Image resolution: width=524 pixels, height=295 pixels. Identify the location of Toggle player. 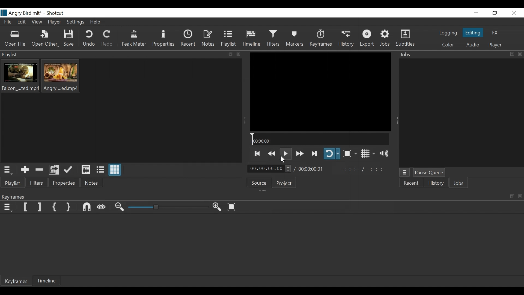
(332, 154).